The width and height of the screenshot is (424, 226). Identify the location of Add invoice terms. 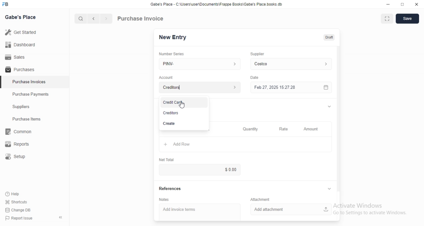
(200, 212).